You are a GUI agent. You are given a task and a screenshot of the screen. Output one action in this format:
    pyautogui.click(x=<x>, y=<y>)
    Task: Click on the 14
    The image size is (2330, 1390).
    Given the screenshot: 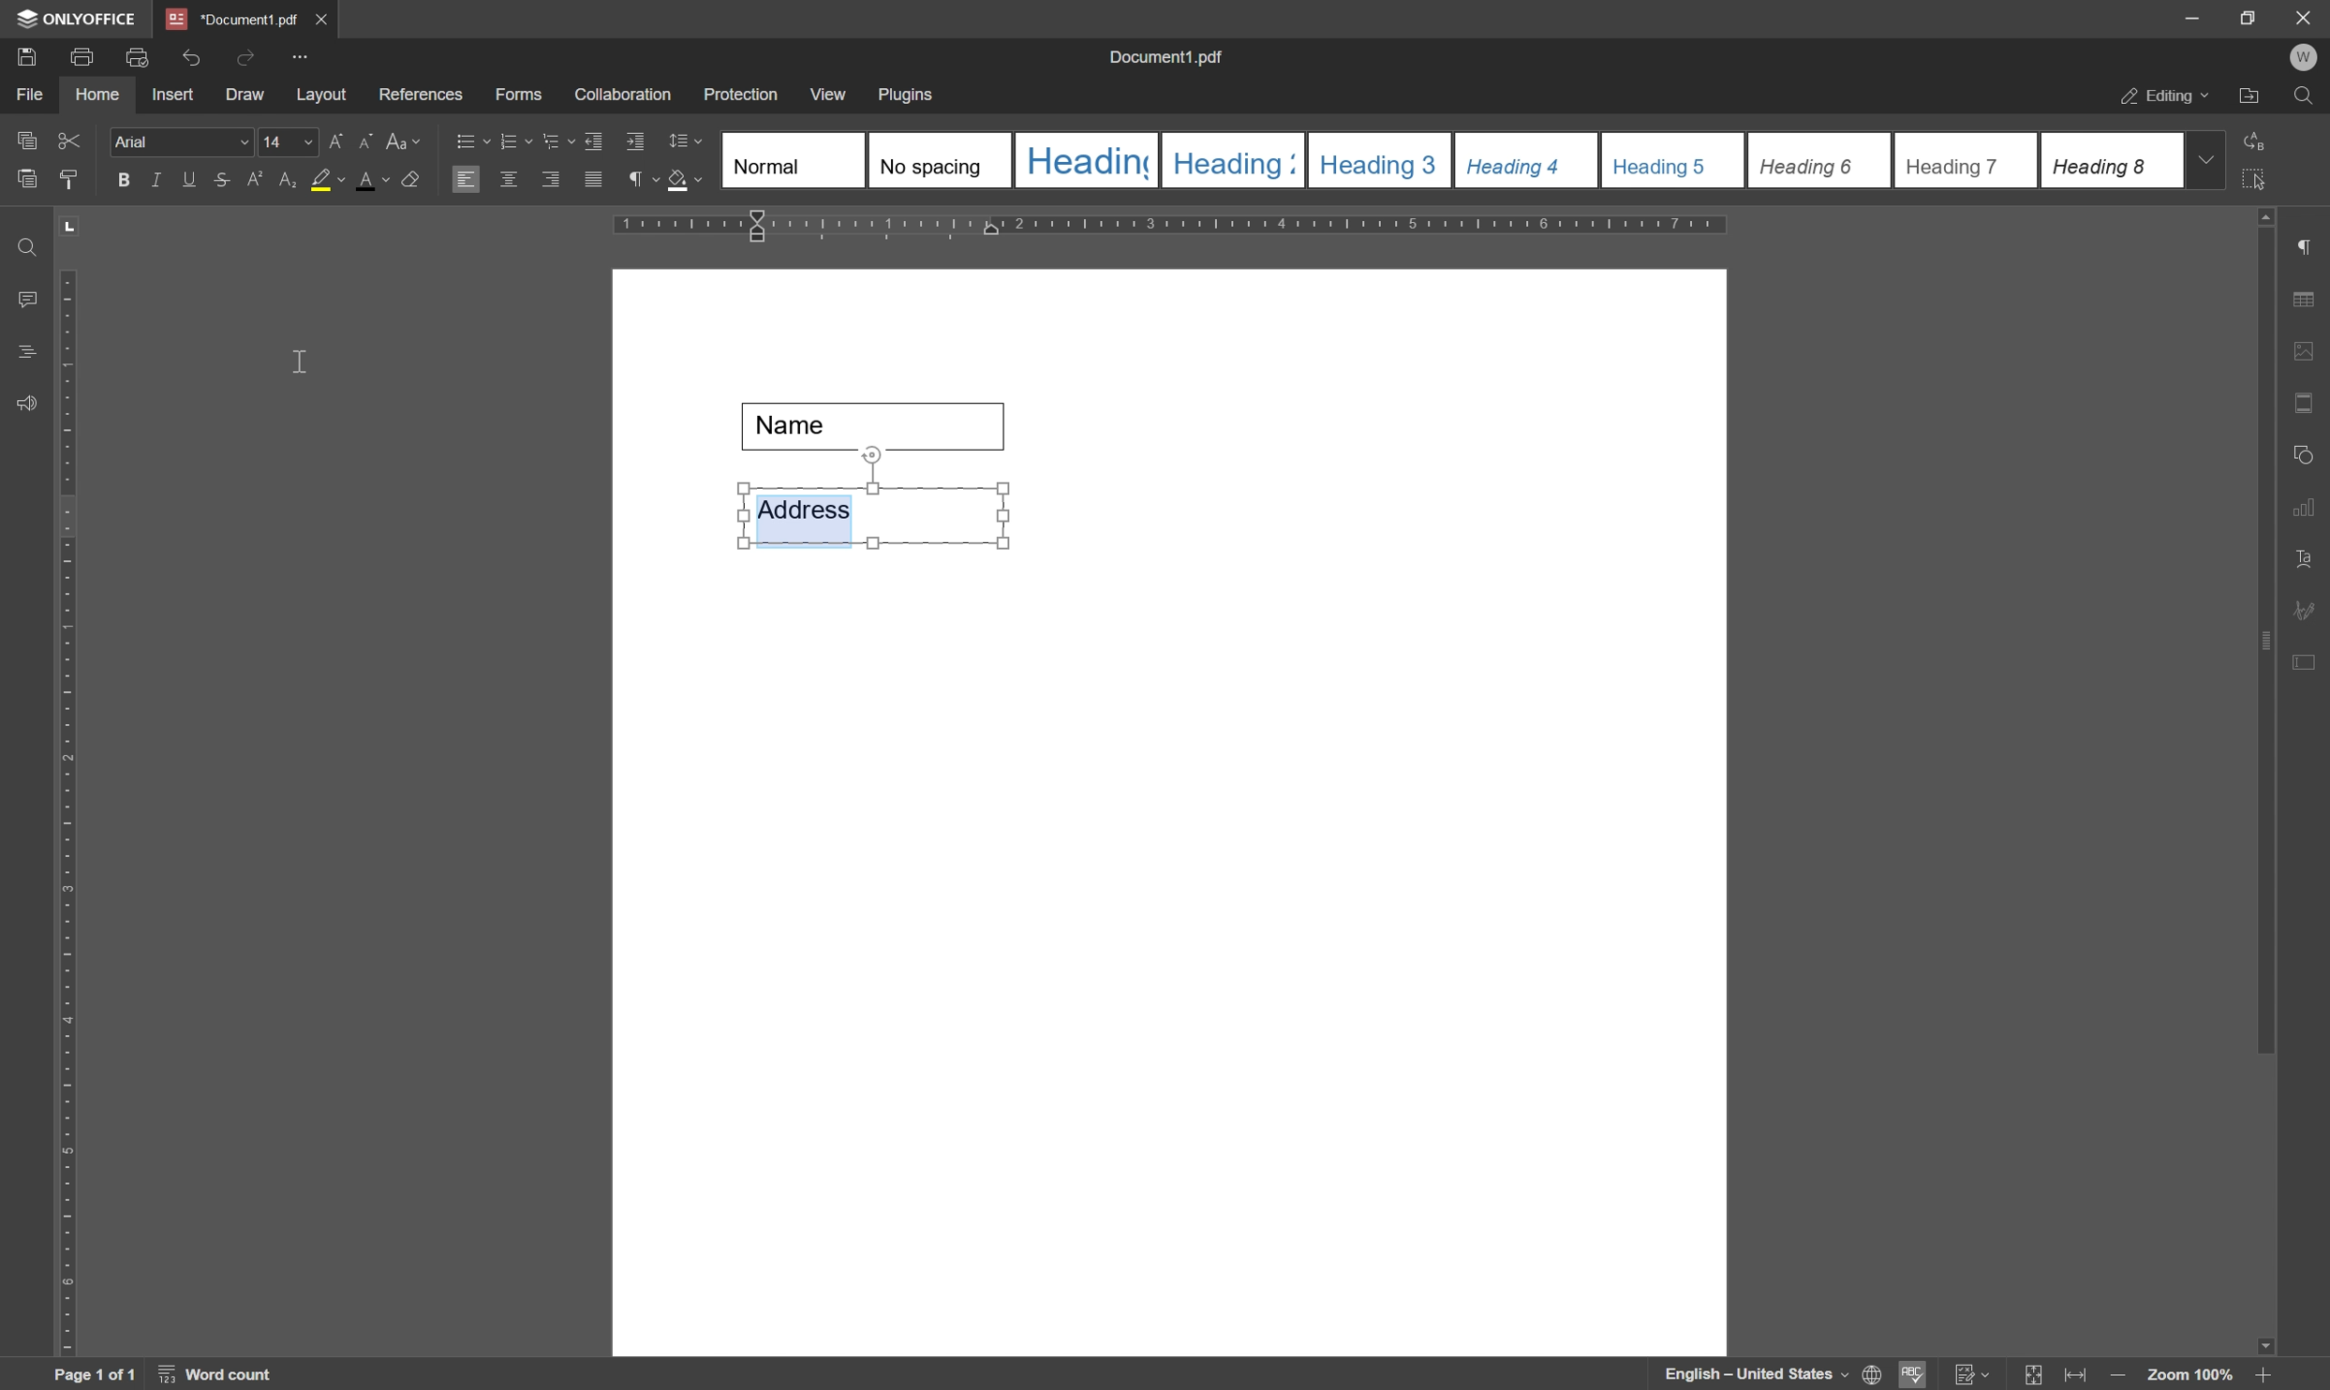 What is the action you would take?
    pyautogui.click(x=286, y=143)
    